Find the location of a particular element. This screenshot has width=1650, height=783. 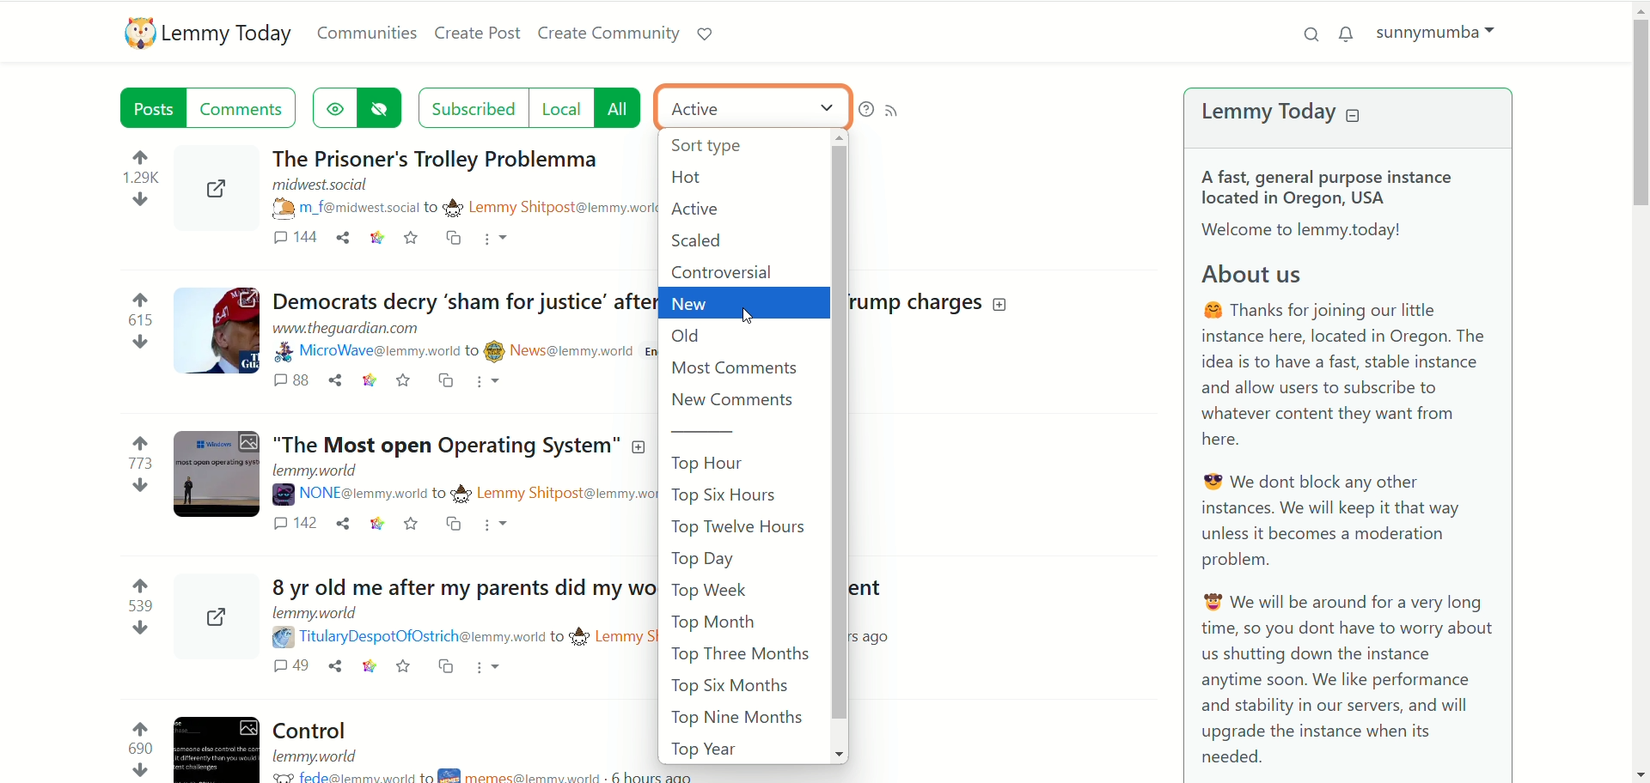

posts is located at coordinates (144, 108).